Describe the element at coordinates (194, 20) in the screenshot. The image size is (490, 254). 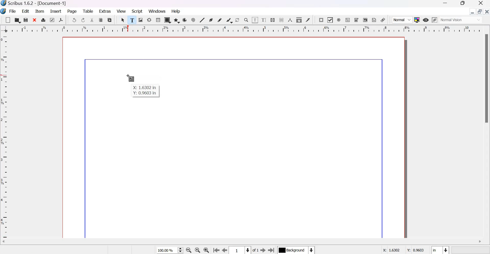
I see `spiral` at that location.